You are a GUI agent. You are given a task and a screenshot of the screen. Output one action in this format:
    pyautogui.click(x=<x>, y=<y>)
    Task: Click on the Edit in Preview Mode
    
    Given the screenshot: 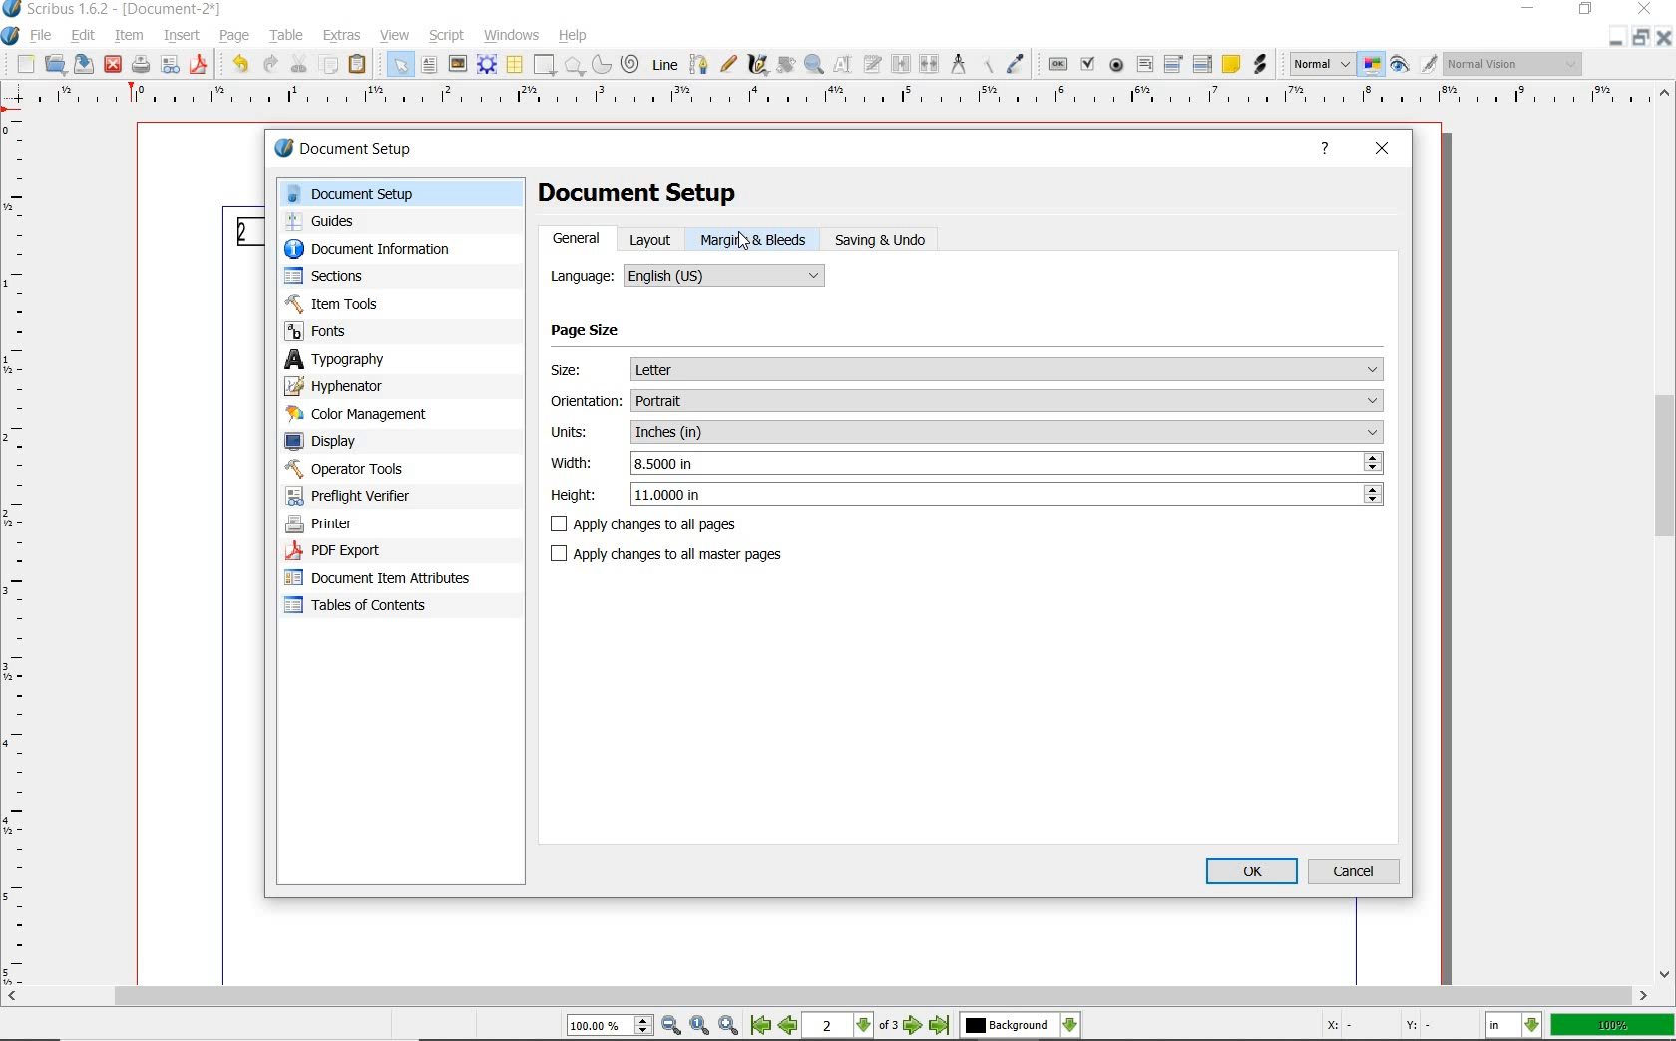 What is the action you would take?
    pyautogui.click(x=1428, y=67)
    